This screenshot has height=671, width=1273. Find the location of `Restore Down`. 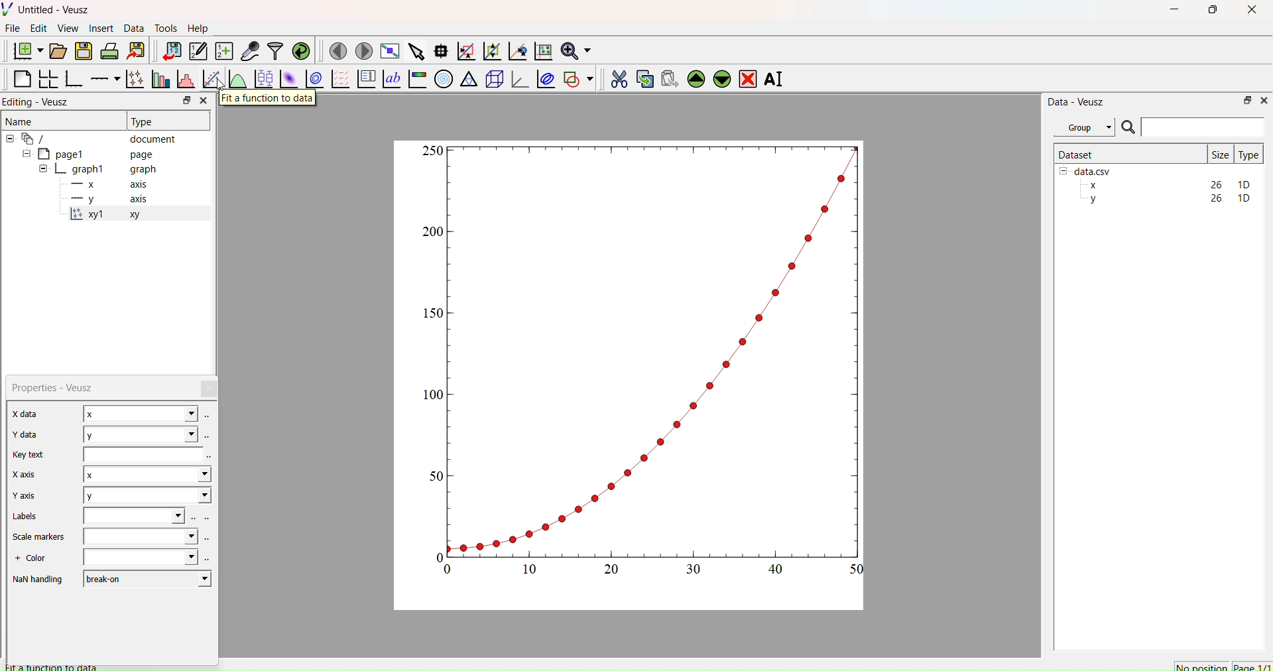

Restore Down is located at coordinates (1244, 99).